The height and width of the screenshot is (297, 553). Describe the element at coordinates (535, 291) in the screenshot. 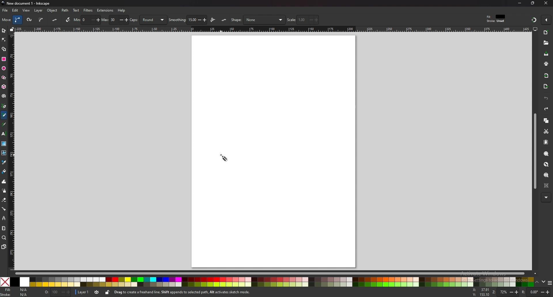

I see `rotation` at that location.